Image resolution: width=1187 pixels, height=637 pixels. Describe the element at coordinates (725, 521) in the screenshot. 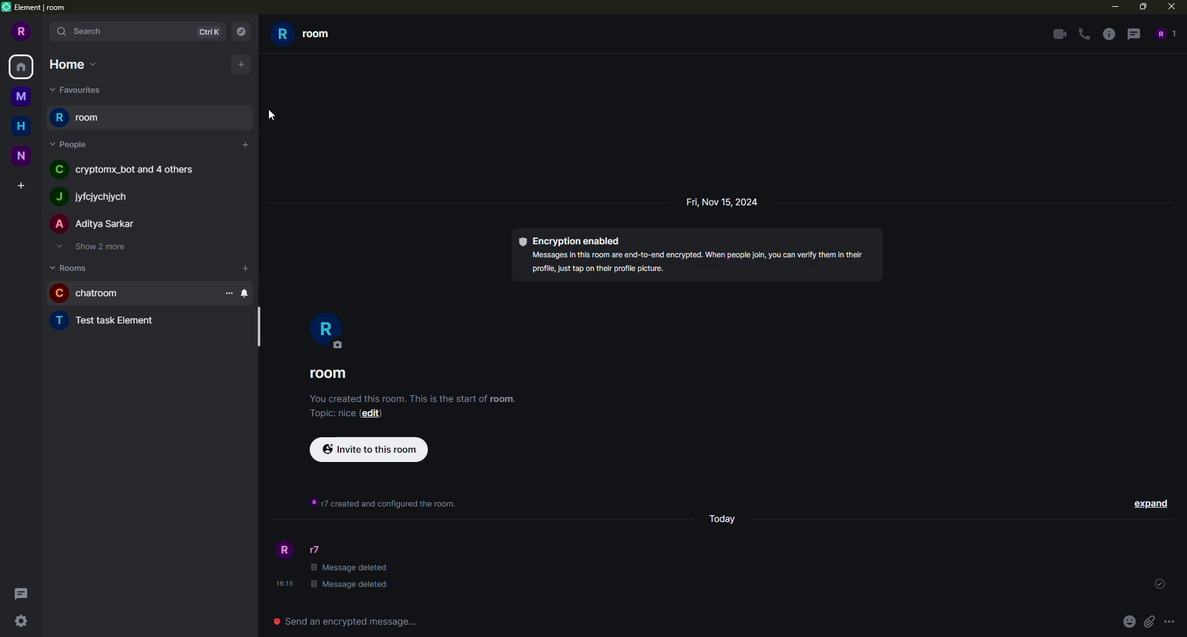

I see `day` at that location.